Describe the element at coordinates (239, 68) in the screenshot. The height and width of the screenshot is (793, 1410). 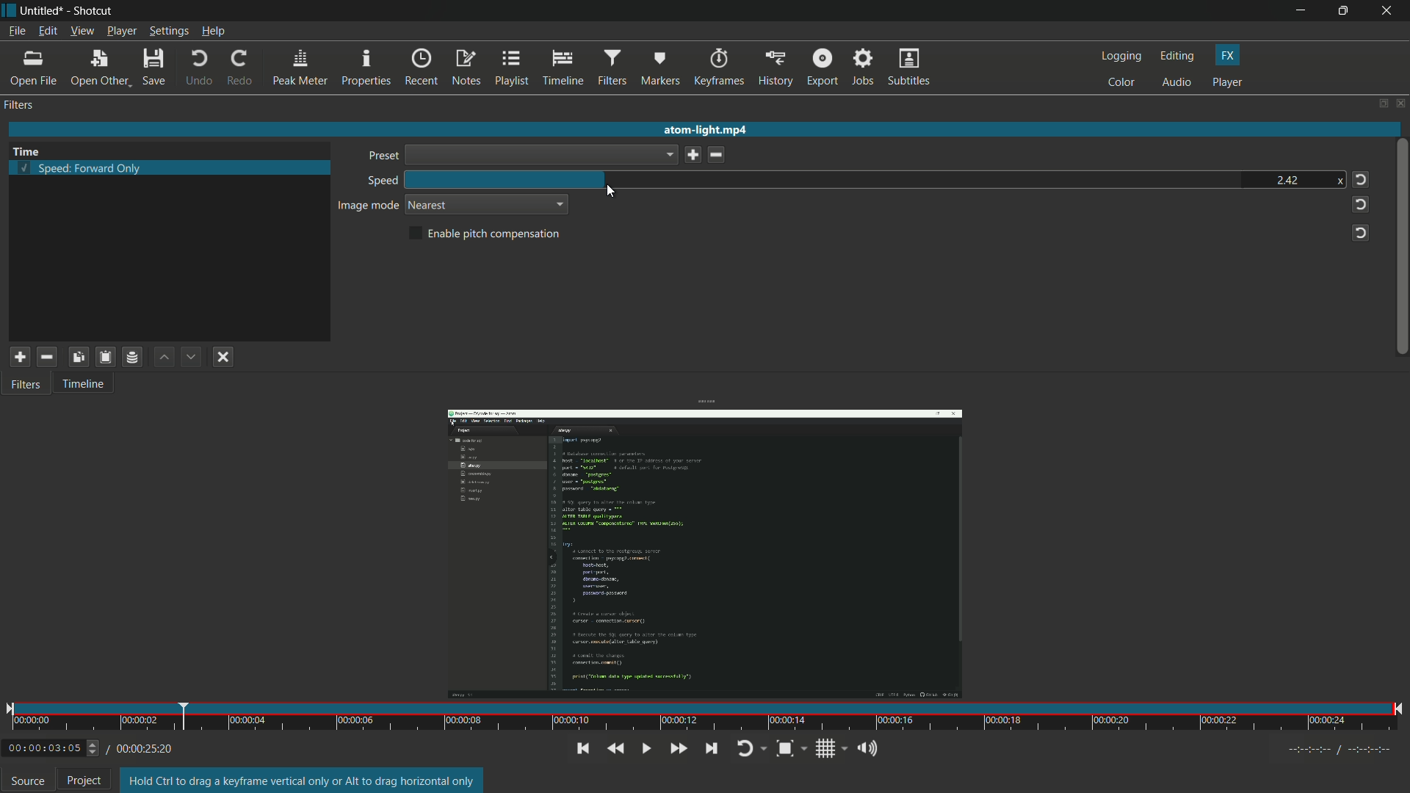
I see `redo` at that location.